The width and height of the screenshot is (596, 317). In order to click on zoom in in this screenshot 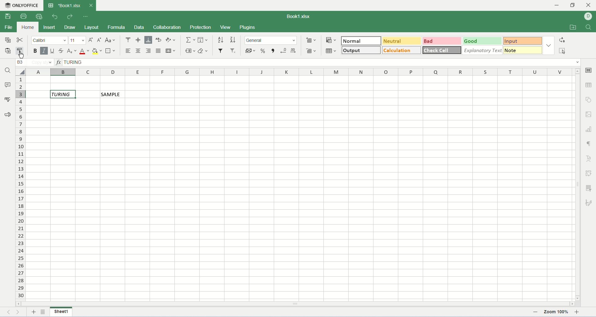, I will do `click(578, 313)`.